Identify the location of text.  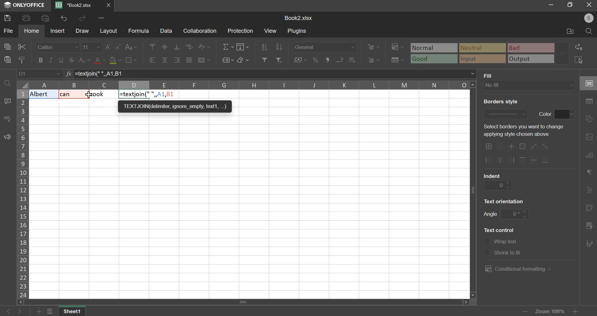
(492, 175).